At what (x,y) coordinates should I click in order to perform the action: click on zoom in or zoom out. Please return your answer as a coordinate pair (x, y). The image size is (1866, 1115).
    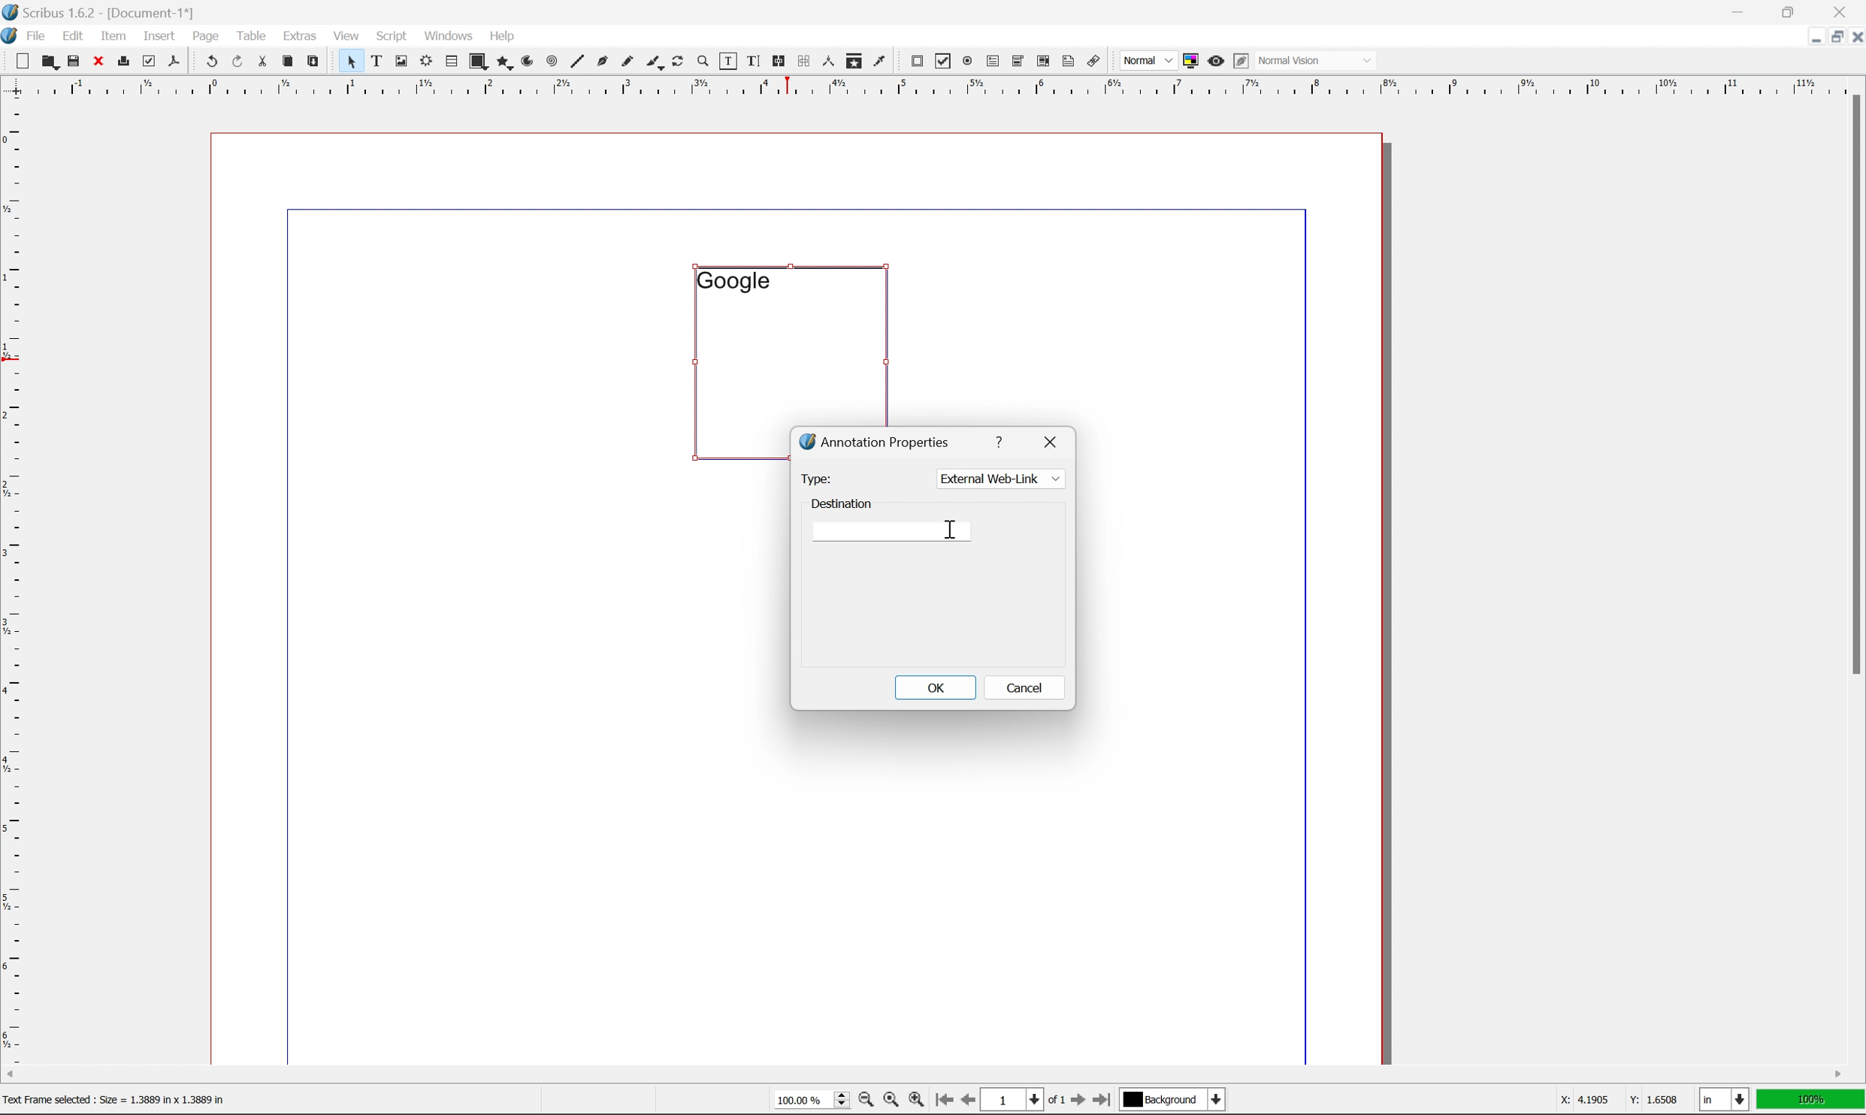
    Looking at the image, I should click on (704, 62).